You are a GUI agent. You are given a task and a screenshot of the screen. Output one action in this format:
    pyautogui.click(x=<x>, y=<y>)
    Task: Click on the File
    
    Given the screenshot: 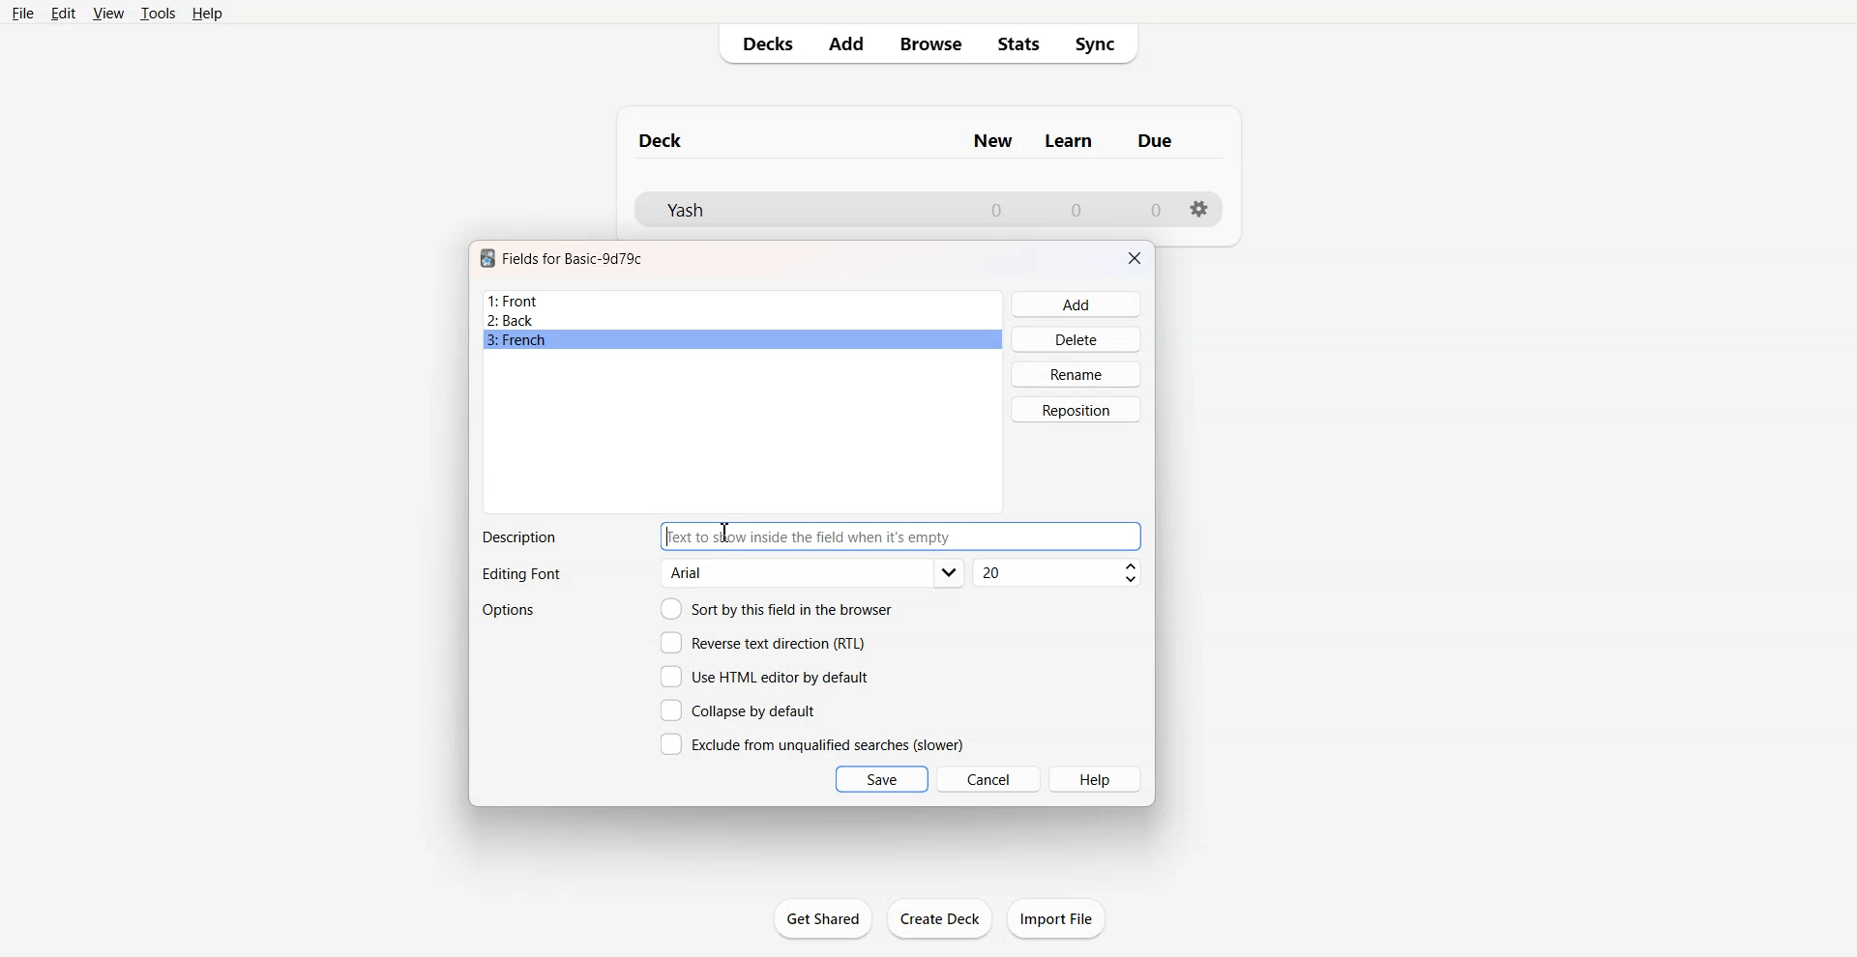 What is the action you would take?
    pyautogui.click(x=21, y=13)
    